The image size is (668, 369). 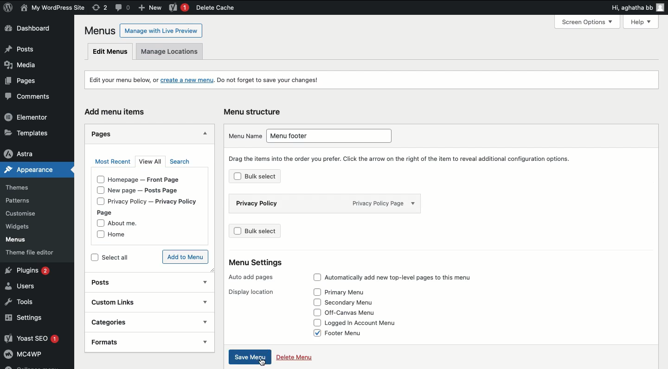 I want to click on Menu Settings, so click(x=250, y=261).